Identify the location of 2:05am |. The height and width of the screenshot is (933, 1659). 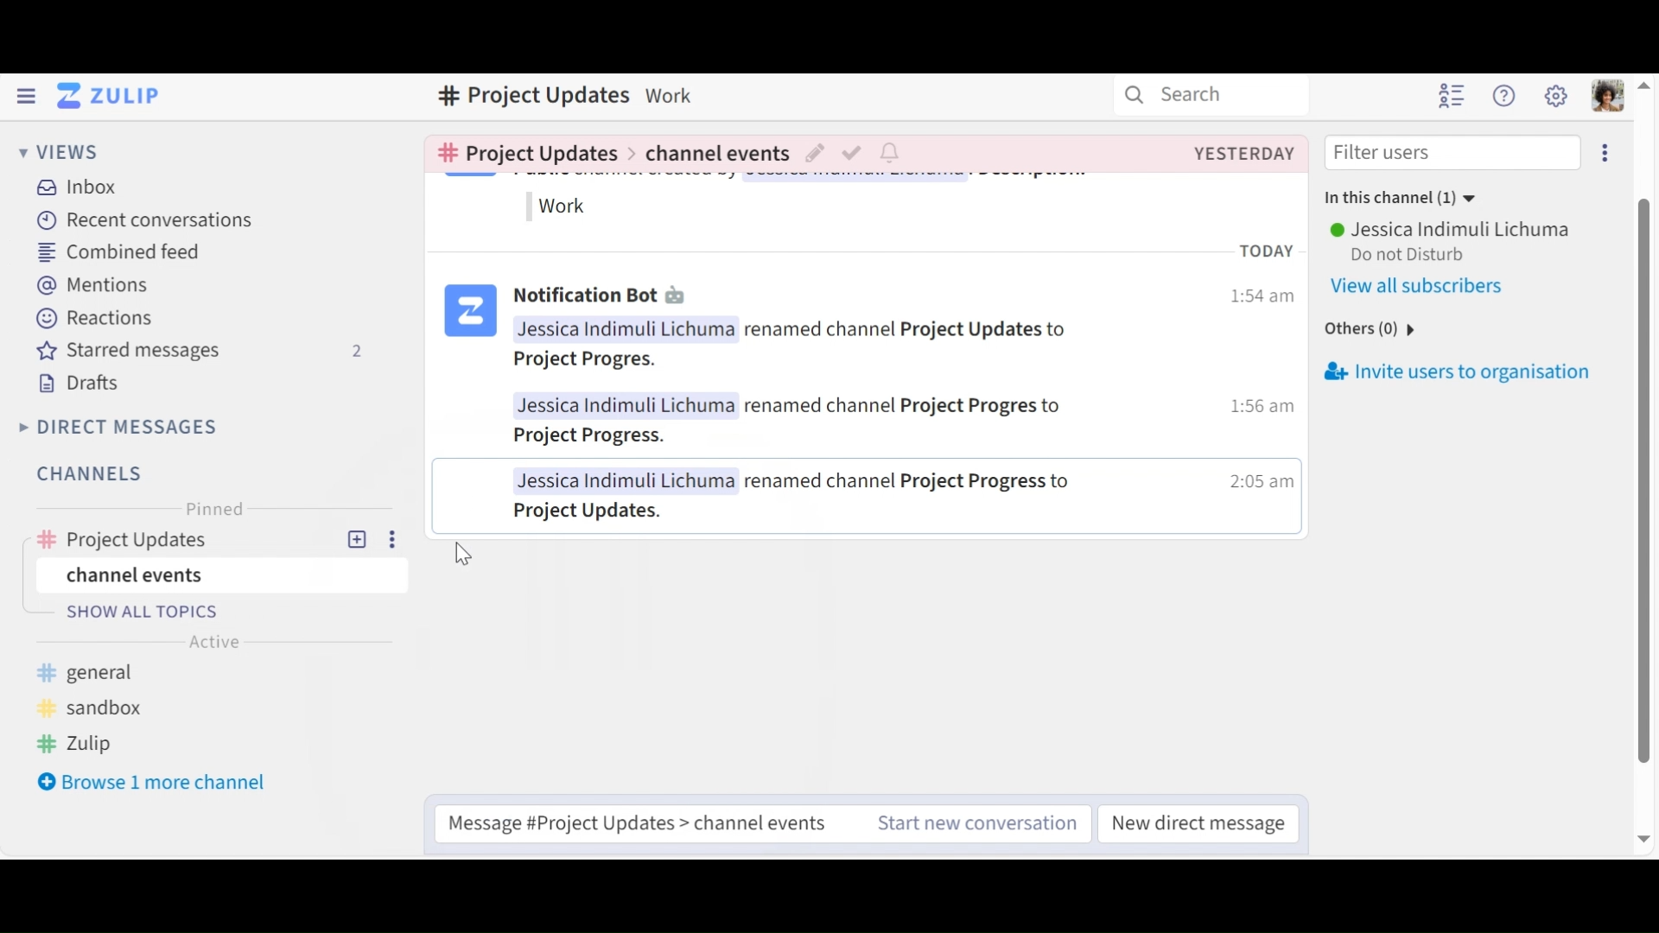
(1261, 486).